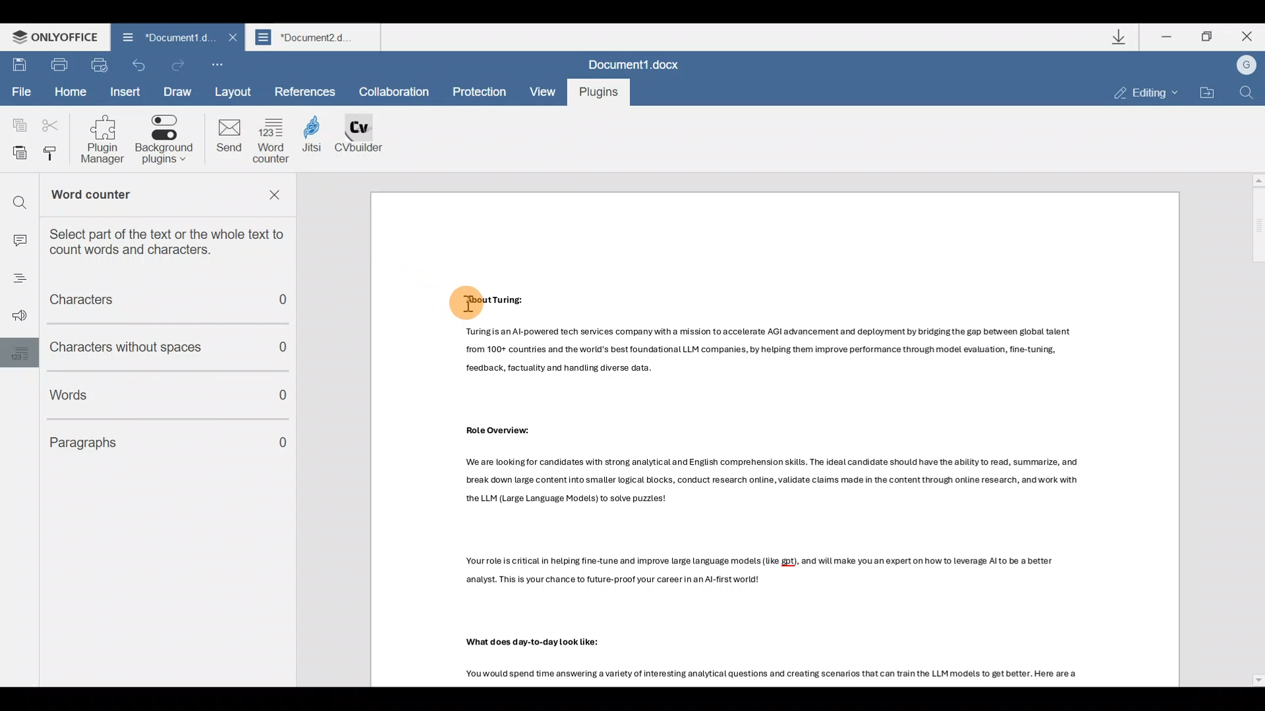 The width and height of the screenshot is (1265, 711). I want to click on View, so click(542, 92).